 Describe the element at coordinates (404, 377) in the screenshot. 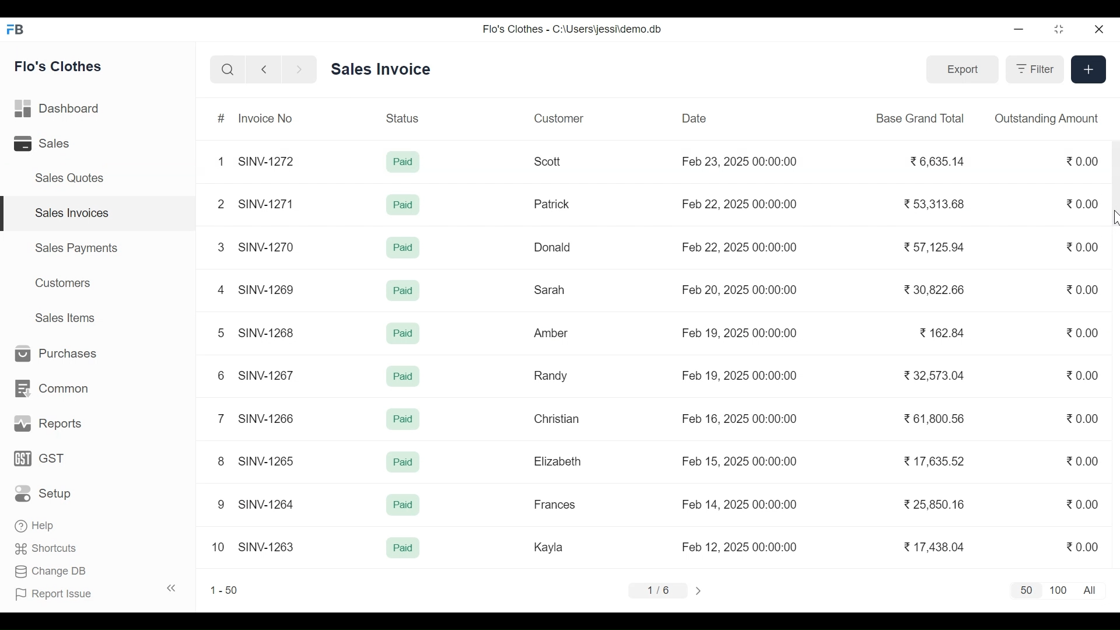

I see `` at that location.